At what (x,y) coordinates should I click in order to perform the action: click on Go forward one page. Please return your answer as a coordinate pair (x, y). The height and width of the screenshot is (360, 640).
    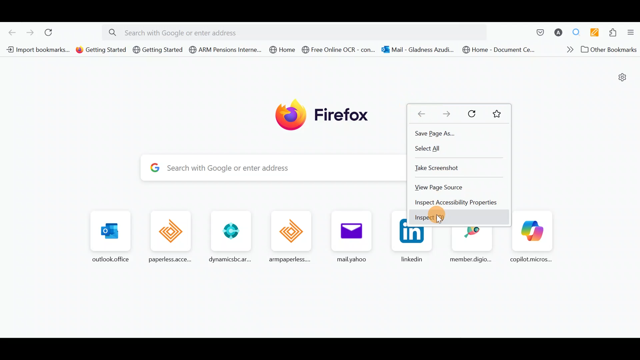
    Looking at the image, I should click on (444, 115).